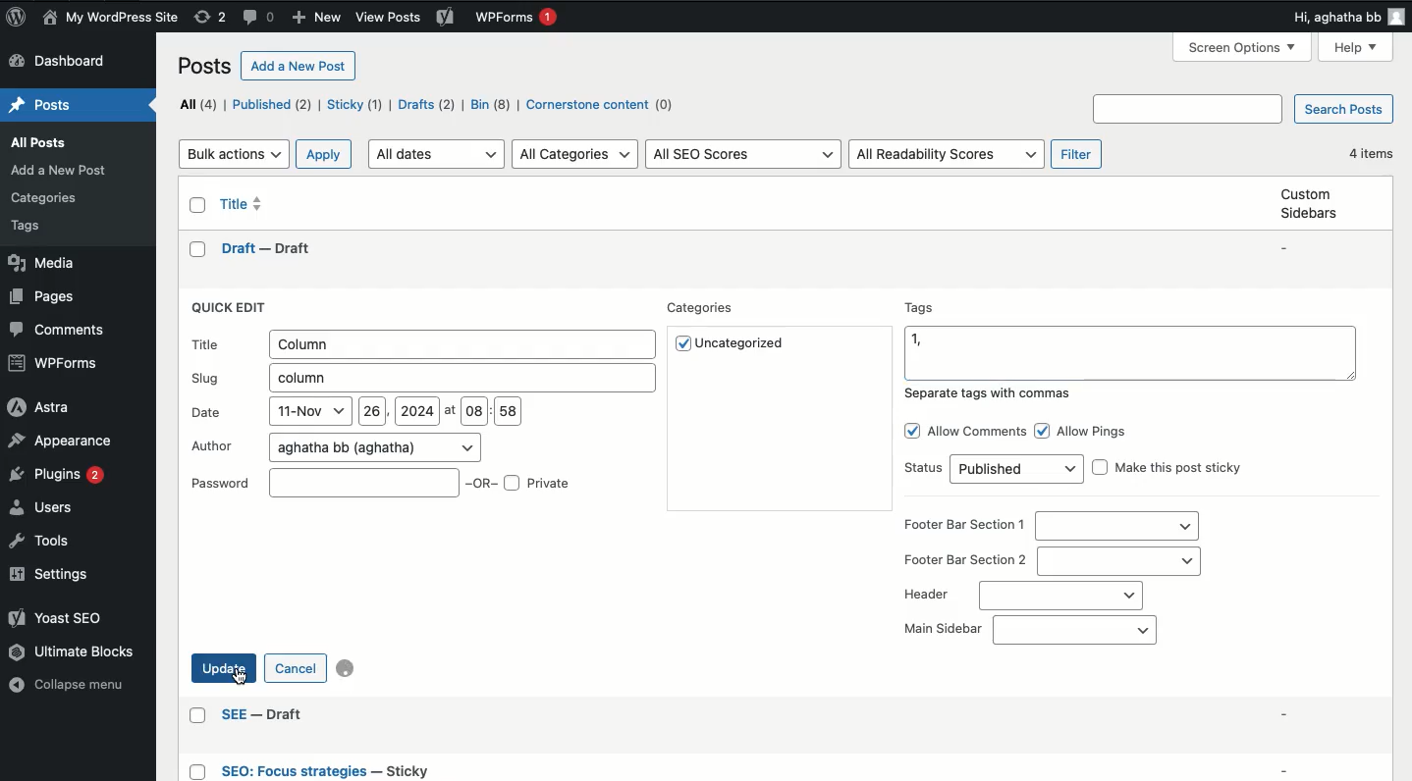 Image resolution: width=1412 pixels, height=781 pixels. I want to click on Allow comments, so click(967, 433).